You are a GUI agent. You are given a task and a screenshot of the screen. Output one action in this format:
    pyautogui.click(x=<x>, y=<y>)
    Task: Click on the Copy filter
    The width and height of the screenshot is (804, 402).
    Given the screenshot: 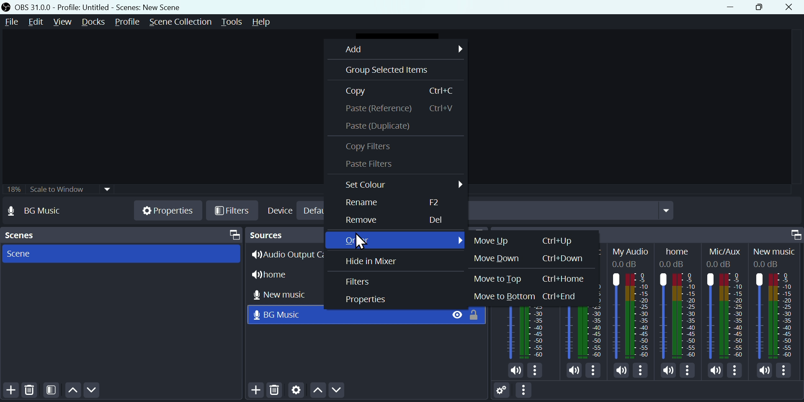 What is the action you would take?
    pyautogui.click(x=369, y=145)
    